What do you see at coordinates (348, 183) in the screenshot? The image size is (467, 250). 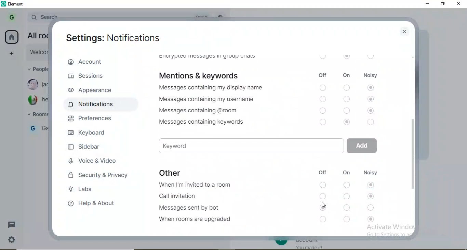 I see `switch on` at bounding box center [348, 183].